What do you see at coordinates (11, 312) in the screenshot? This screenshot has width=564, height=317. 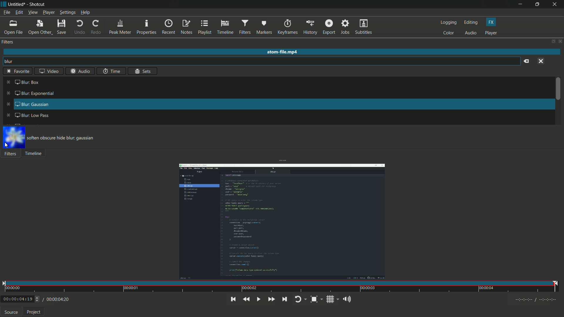 I see `source` at bounding box center [11, 312].